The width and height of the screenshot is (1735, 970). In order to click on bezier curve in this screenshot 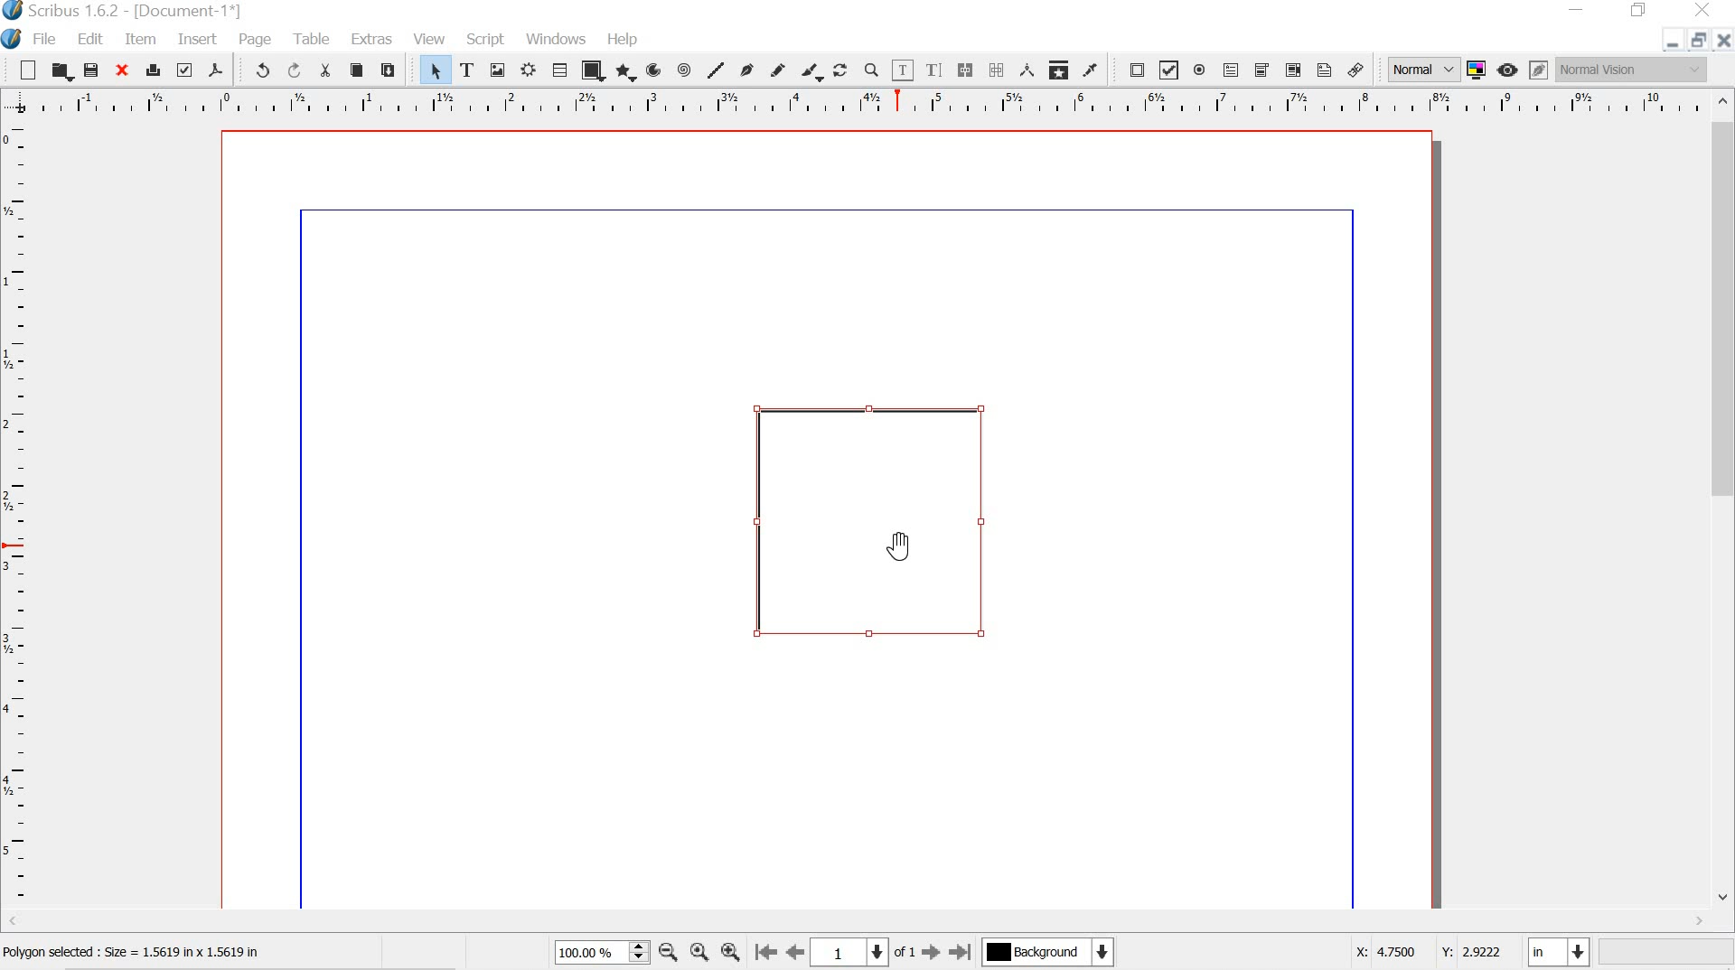, I will do `click(747, 66)`.